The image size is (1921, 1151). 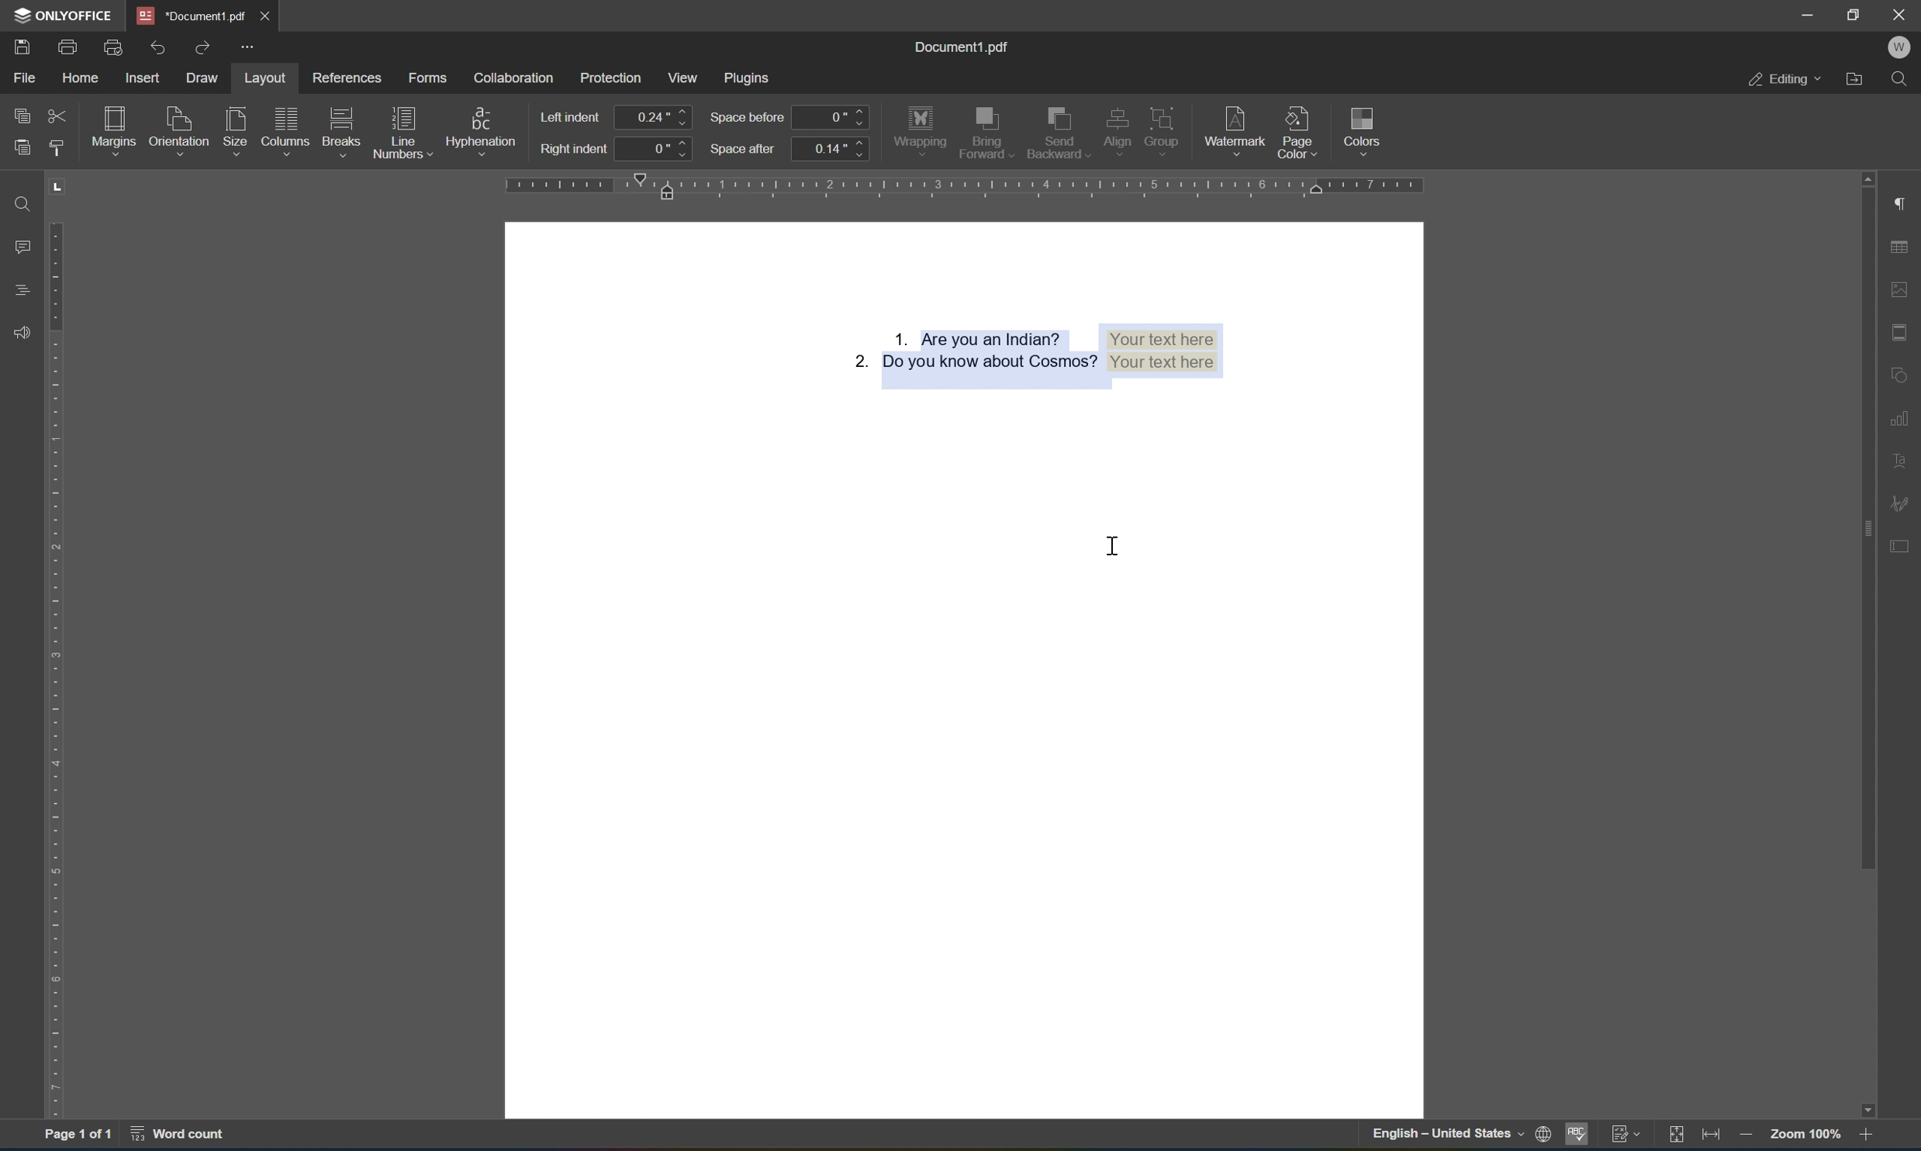 I want to click on copy style, so click(x=54, y=147).